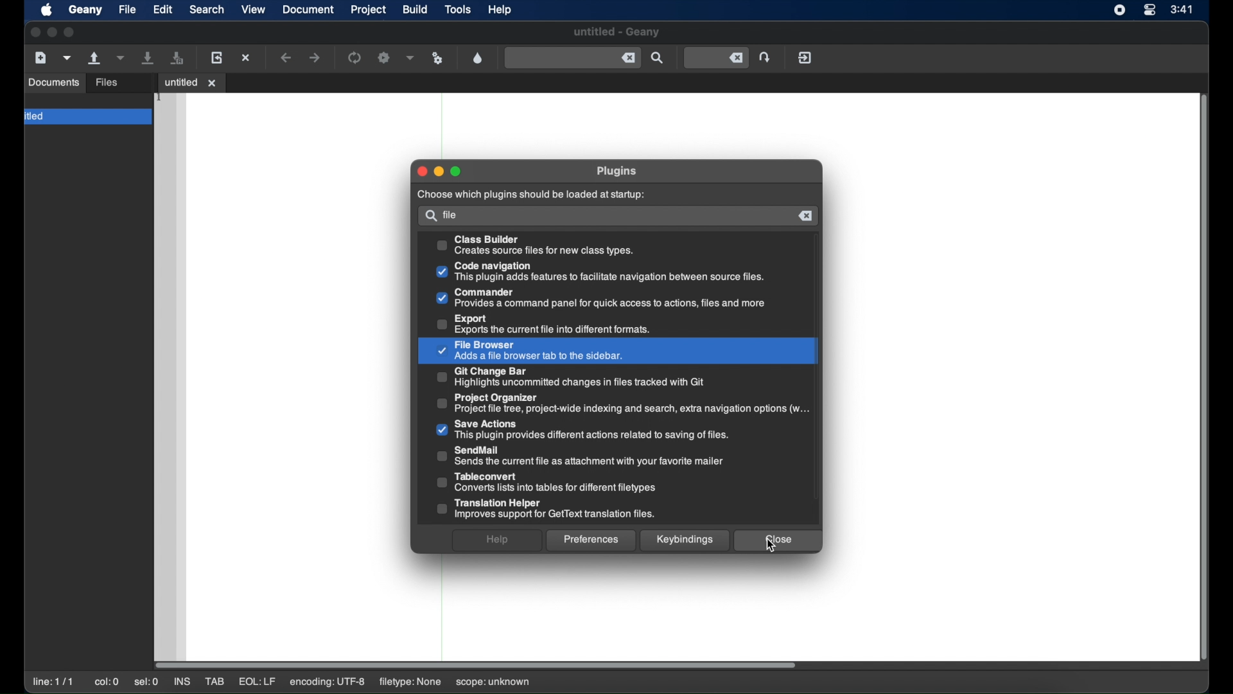 The image size is (1233, 694). I want to click on close, so click(34, 33).